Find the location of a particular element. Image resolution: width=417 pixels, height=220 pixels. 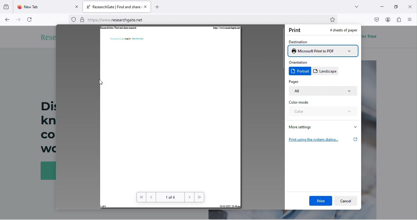

group is located at coordinates (6, 7).